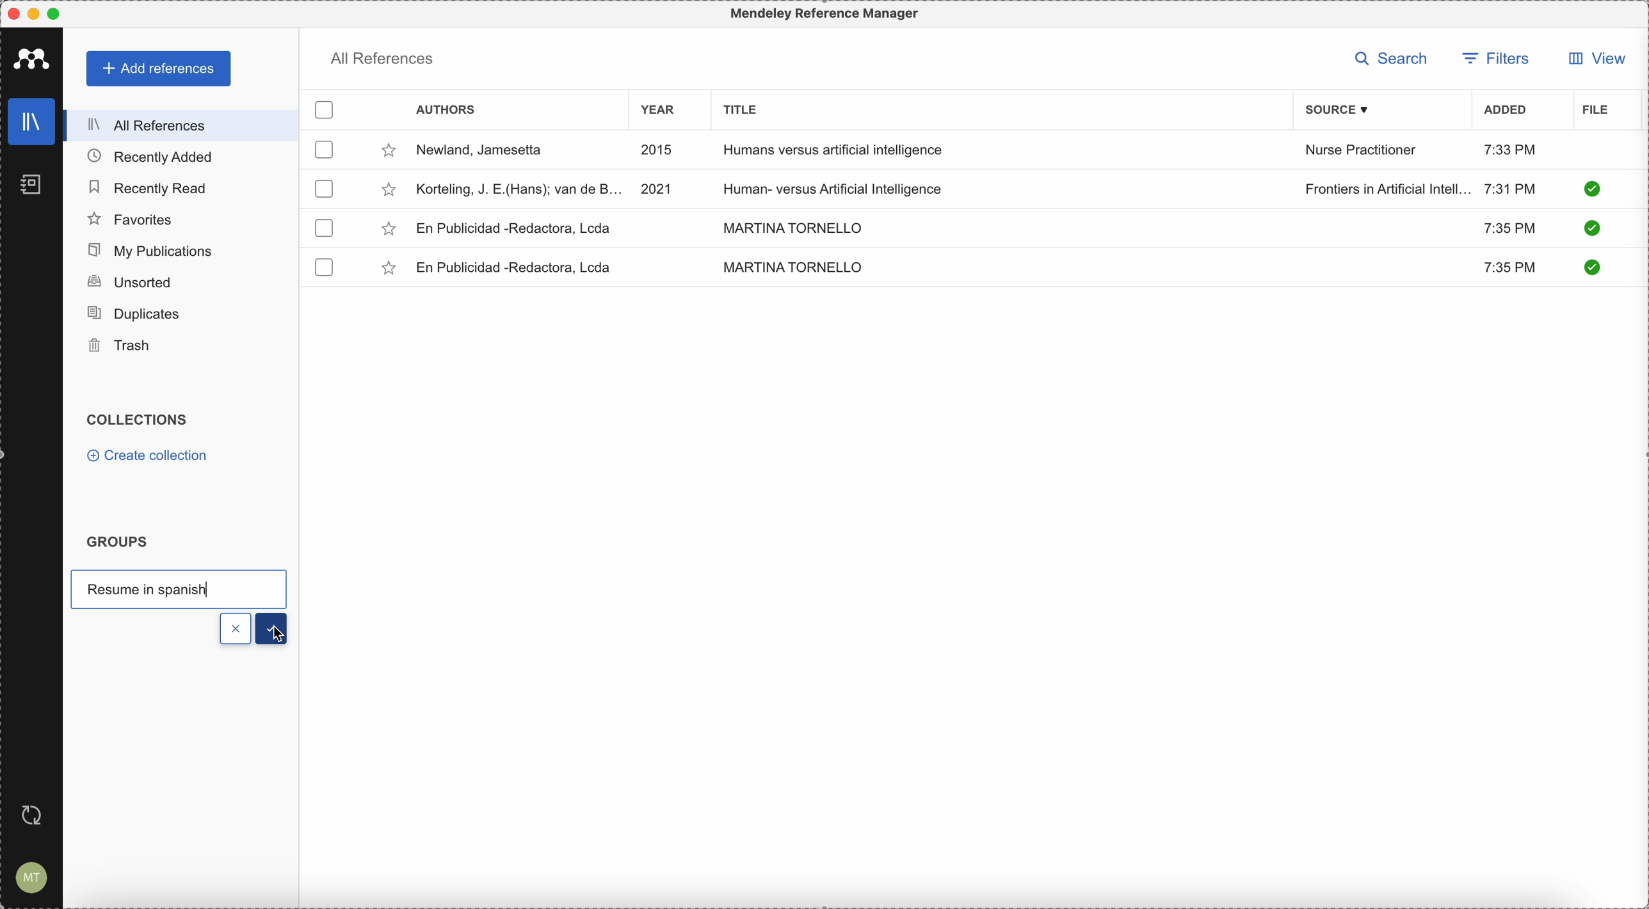 This screenshot has width=1649, height=909. Describe the element at coordinates (828, 14) in the screenshot. I see `Mendeley Referencen Manager` at that location.